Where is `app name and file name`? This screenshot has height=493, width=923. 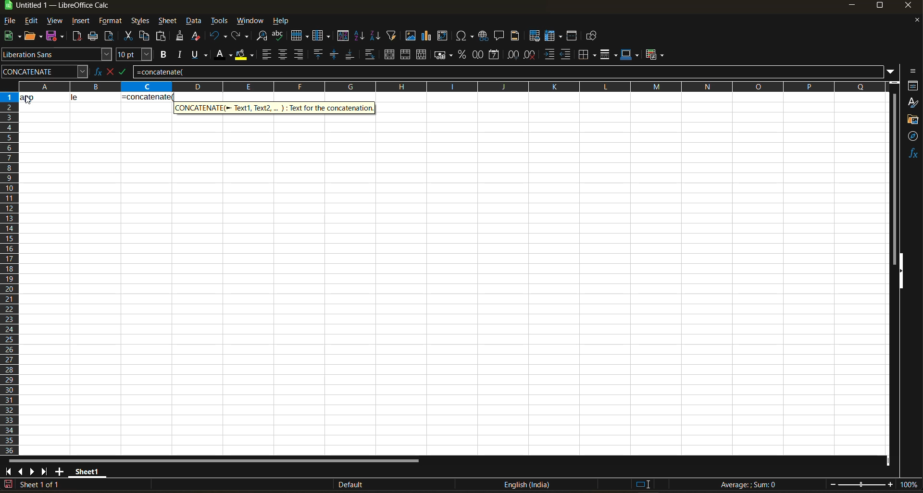
app name and file name is located at coordinates (67, 7).